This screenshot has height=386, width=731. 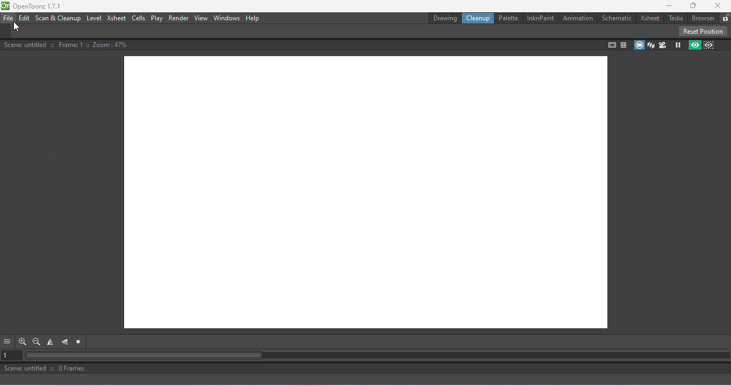 What do you see at coordinates (365, 369) in the screenshot?
I see `Scene: untitled :: 0 Frames` at bounding box center [365, 369].